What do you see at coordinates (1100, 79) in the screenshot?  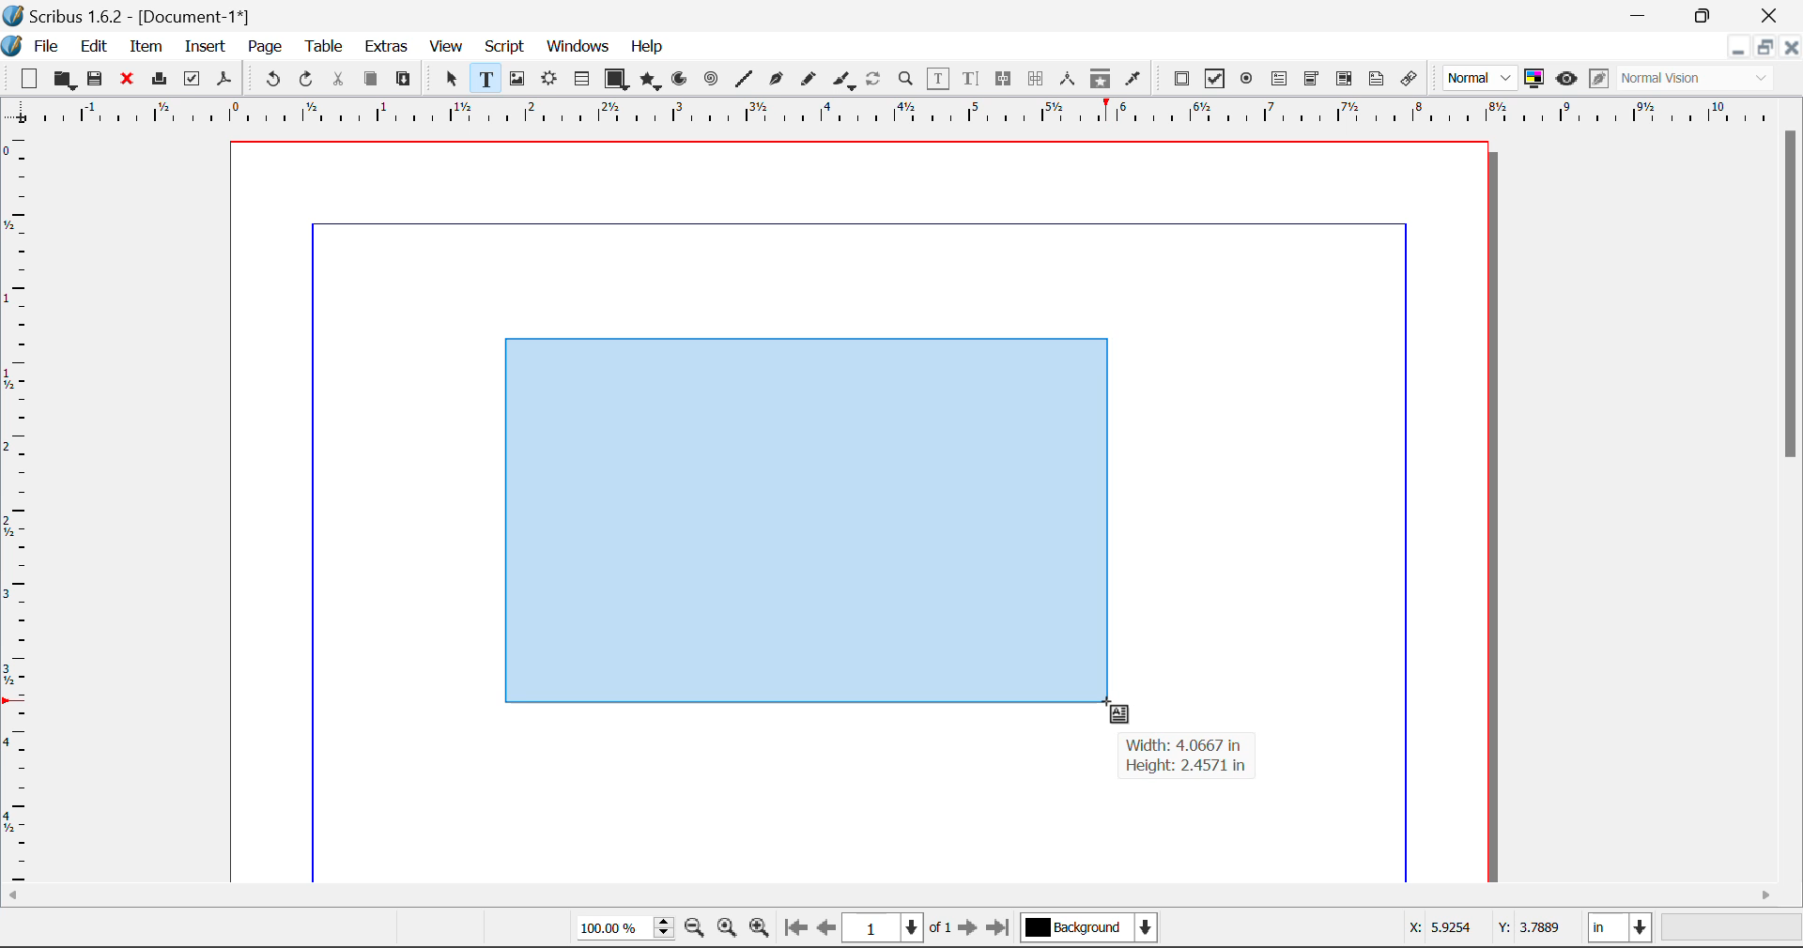 I see `Copy Item Properties` at bounding box center [1100, 79].